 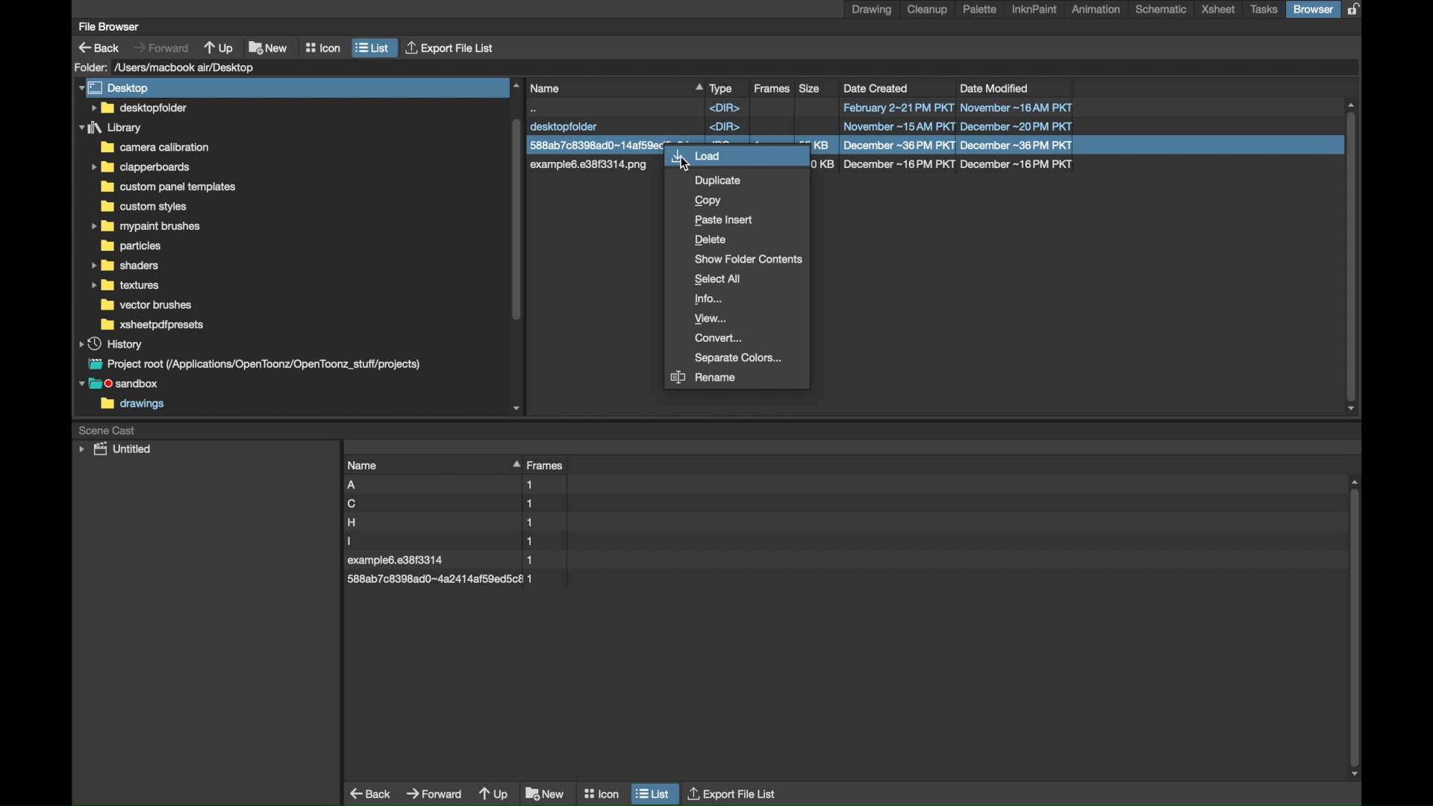 I want to click on export file list, so click(x=733, y=793).